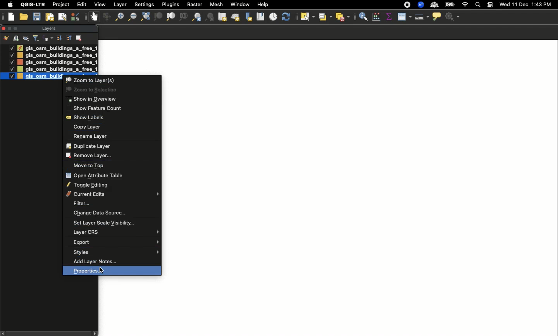 The height and width of the screenshot is (336, 558). What do you see at coordinates (3, 28) in the screenshot?
I see `Clsoe` at bounding box center [3, 28].